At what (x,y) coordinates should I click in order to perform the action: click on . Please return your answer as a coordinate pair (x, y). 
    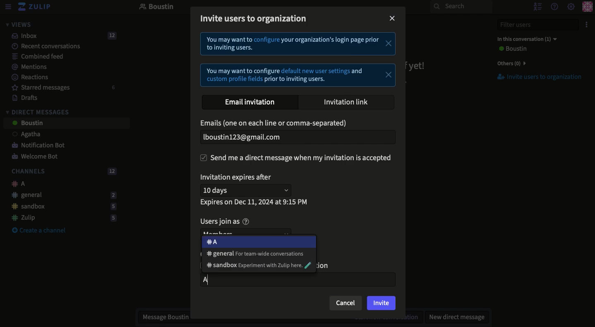
    Looking at the image, I should click on (392, 19).